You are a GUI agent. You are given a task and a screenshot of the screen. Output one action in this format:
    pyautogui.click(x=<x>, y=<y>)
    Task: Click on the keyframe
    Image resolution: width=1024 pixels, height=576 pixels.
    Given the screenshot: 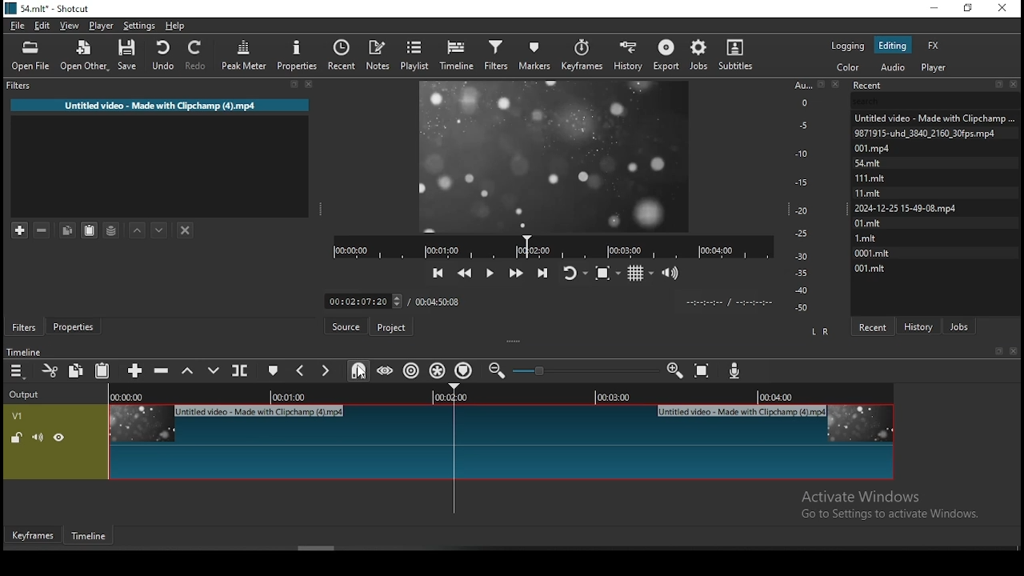 What is the action you would take?
    pyautogui.click(x=32, y=536)
    